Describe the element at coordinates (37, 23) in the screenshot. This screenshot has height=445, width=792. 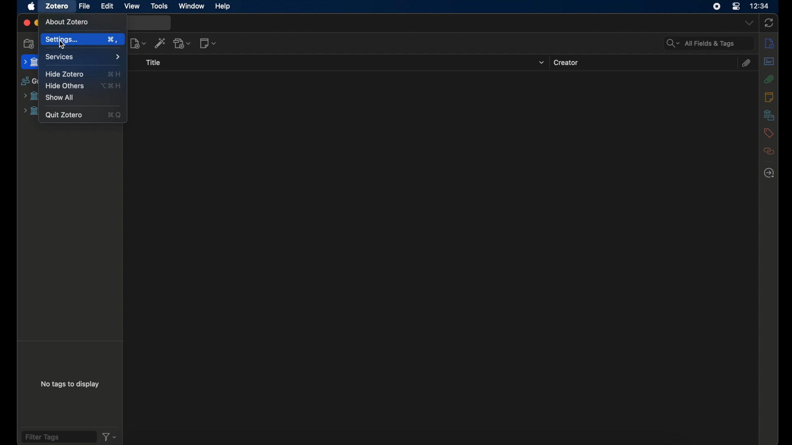
I see `minimize` at that location.